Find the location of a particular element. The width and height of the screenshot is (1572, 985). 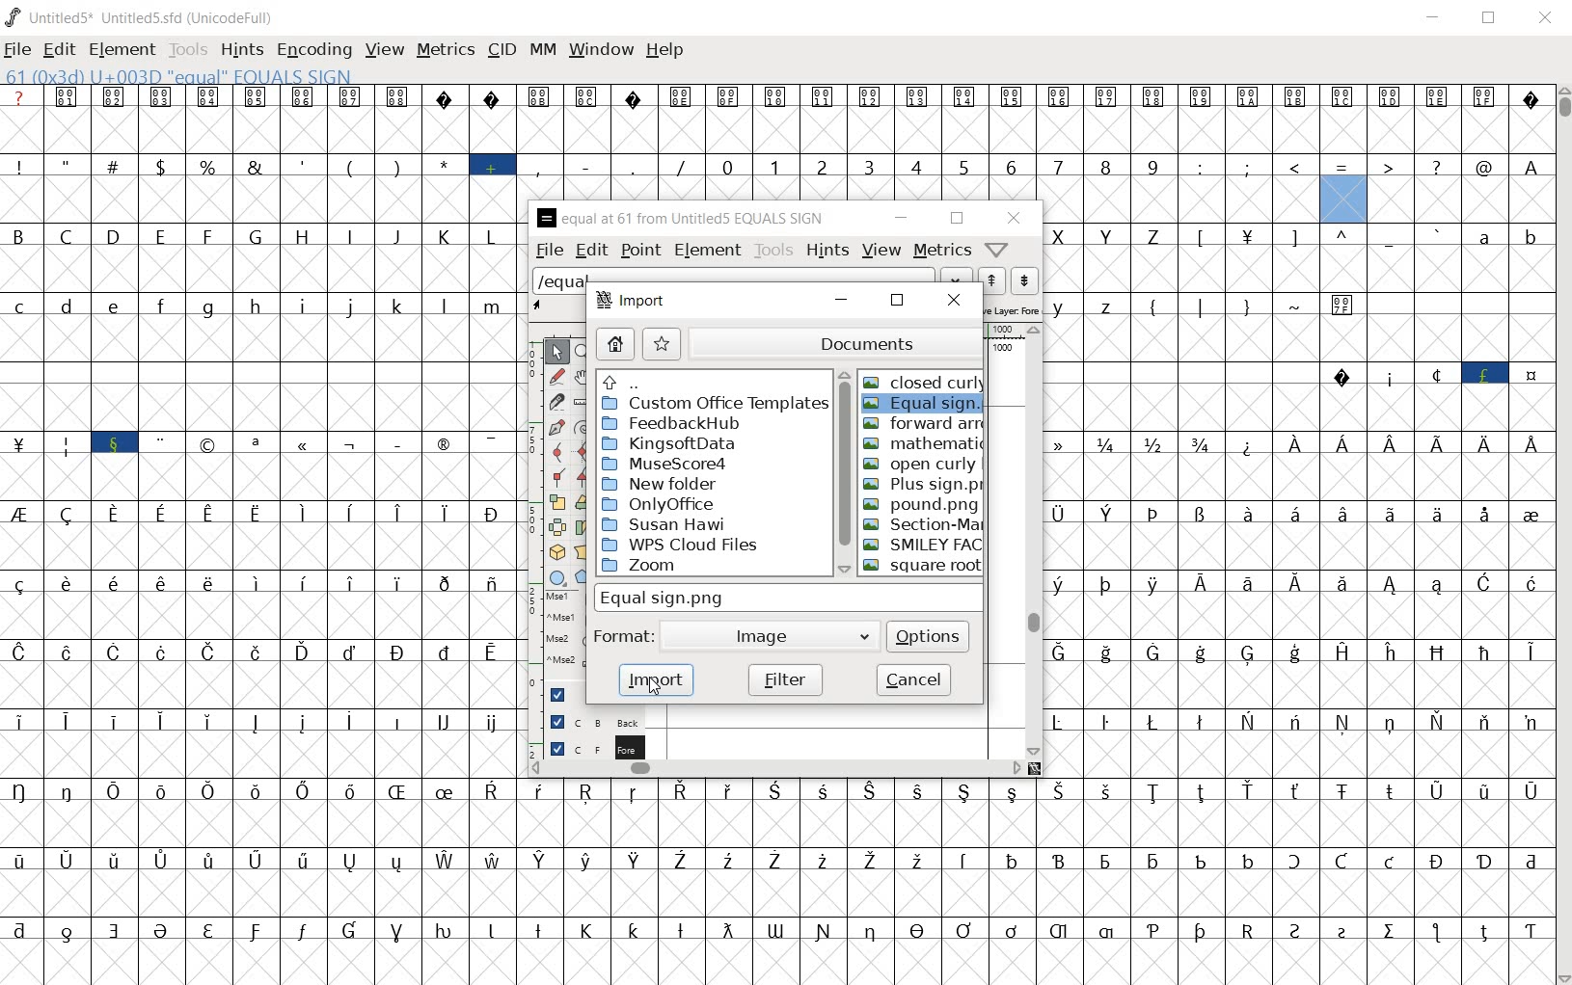

element is located at coordinates (705, 250).